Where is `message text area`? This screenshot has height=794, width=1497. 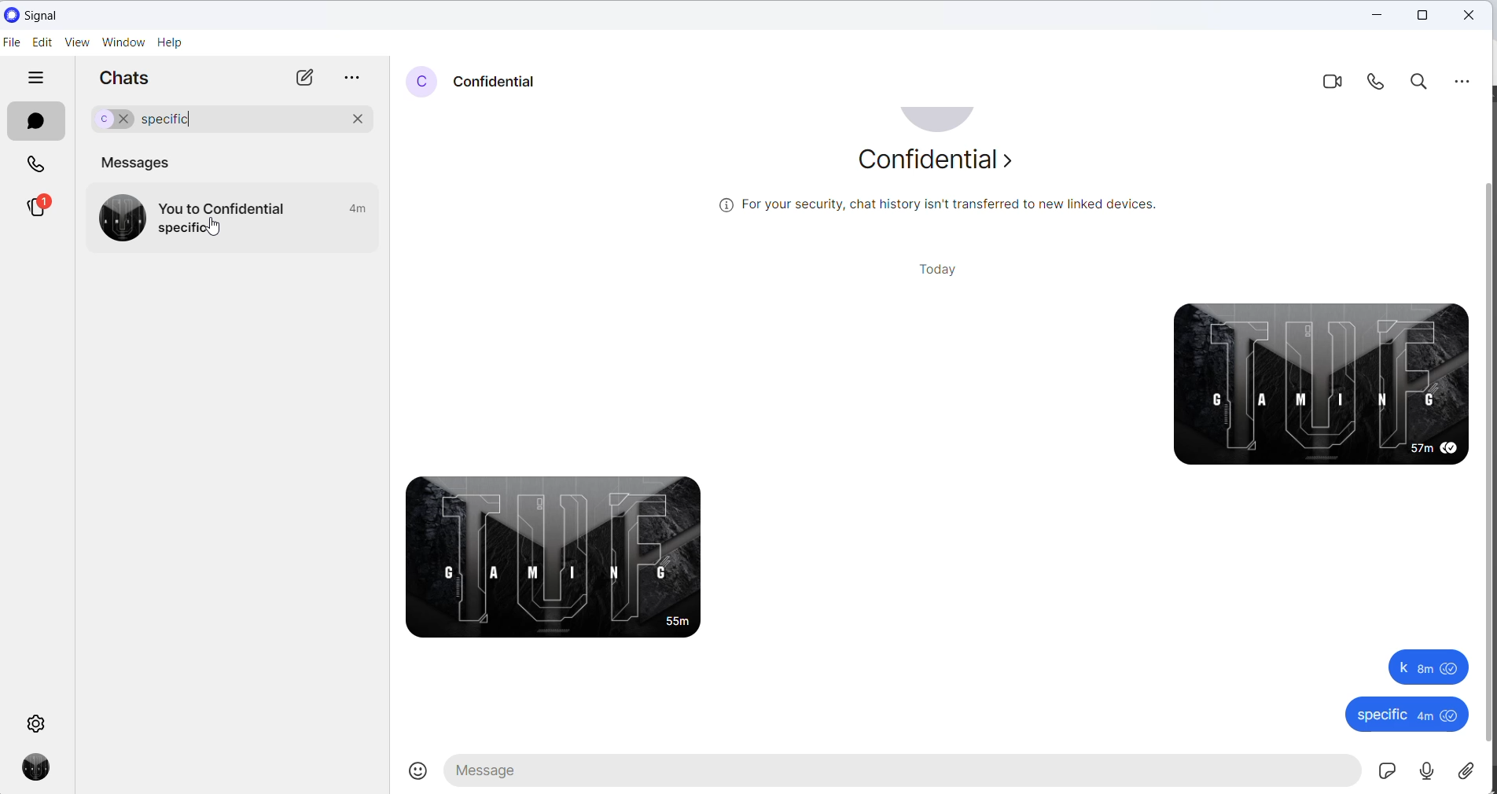 message text area is located at coordinates (895, 774).